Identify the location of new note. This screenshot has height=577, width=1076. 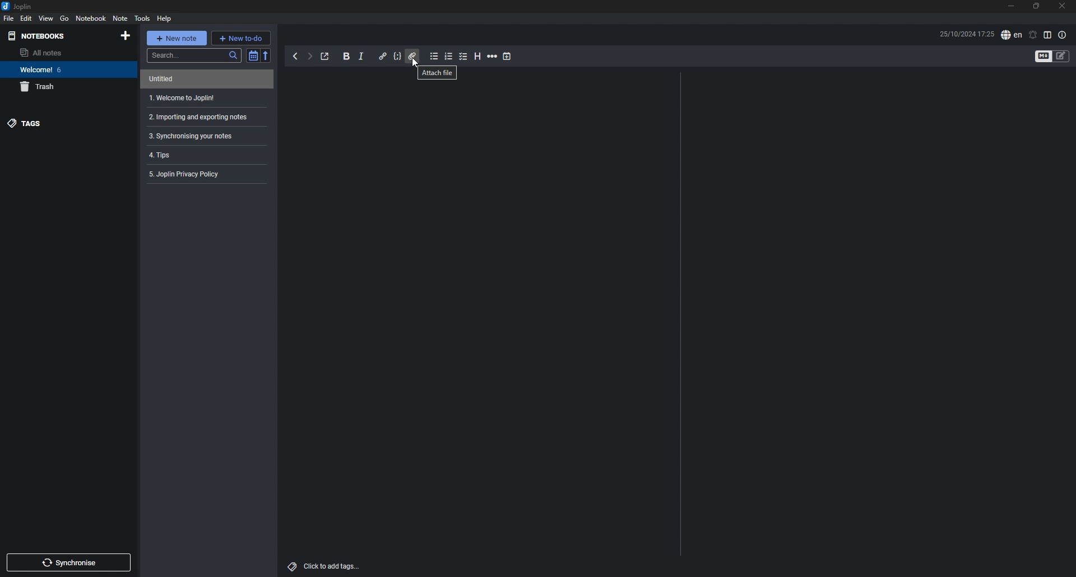
(177, 38).